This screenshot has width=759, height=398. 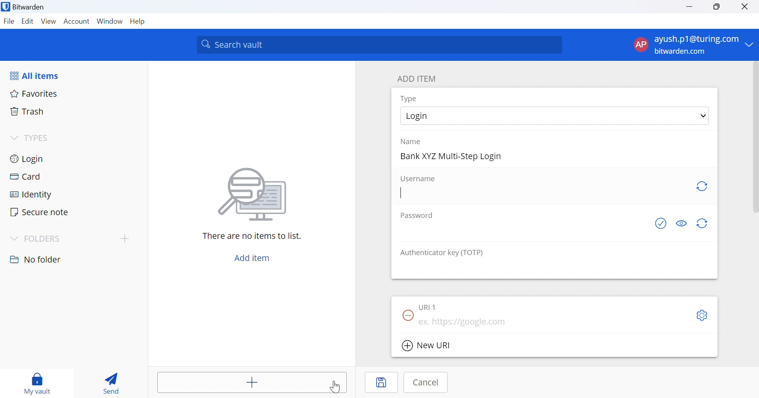 What do you see at coordinates (661, 225) in the screenshot?
I see `Check if password has been exposed` at bounding box center [661, 225].